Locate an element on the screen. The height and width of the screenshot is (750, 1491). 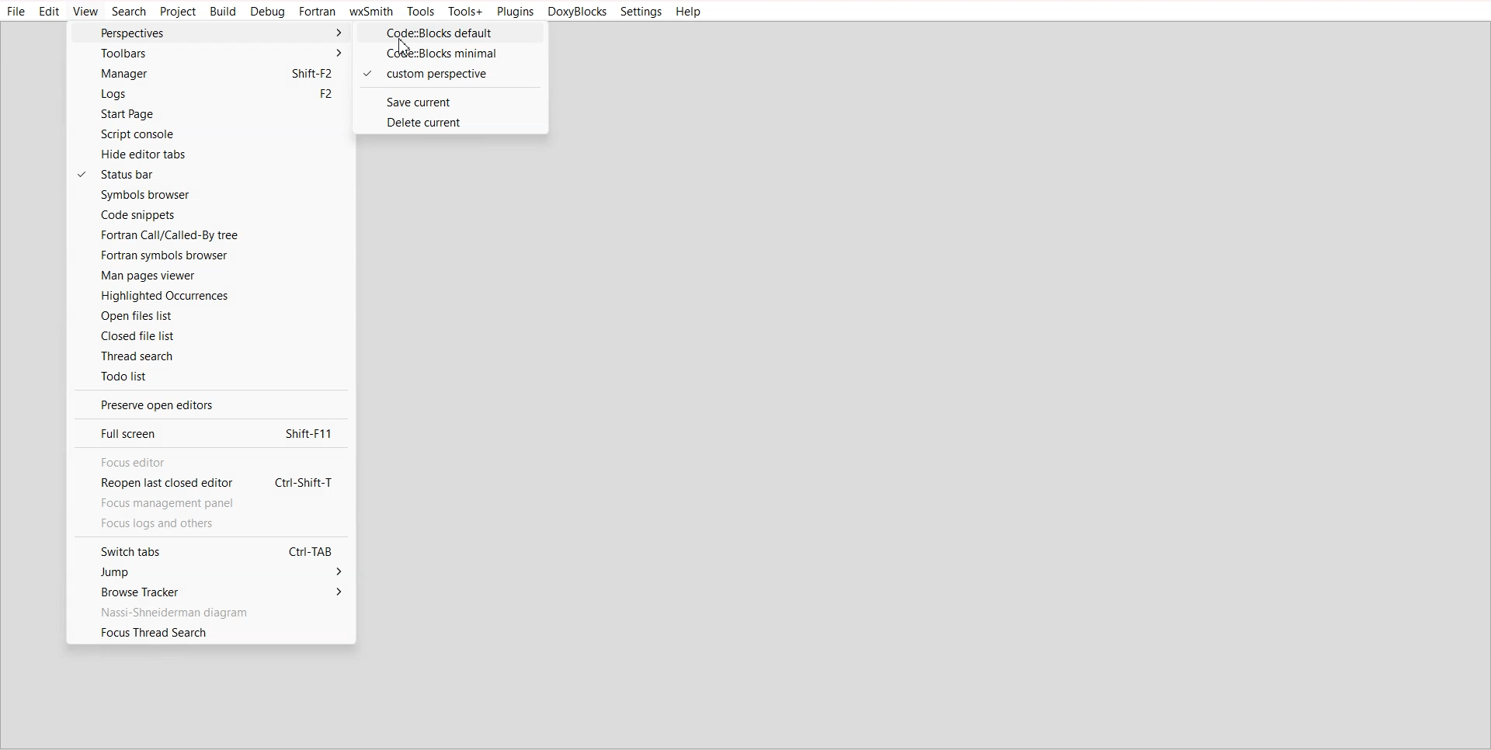
Nassi-Shneiderman diagram is located at coordinates (209, 611).